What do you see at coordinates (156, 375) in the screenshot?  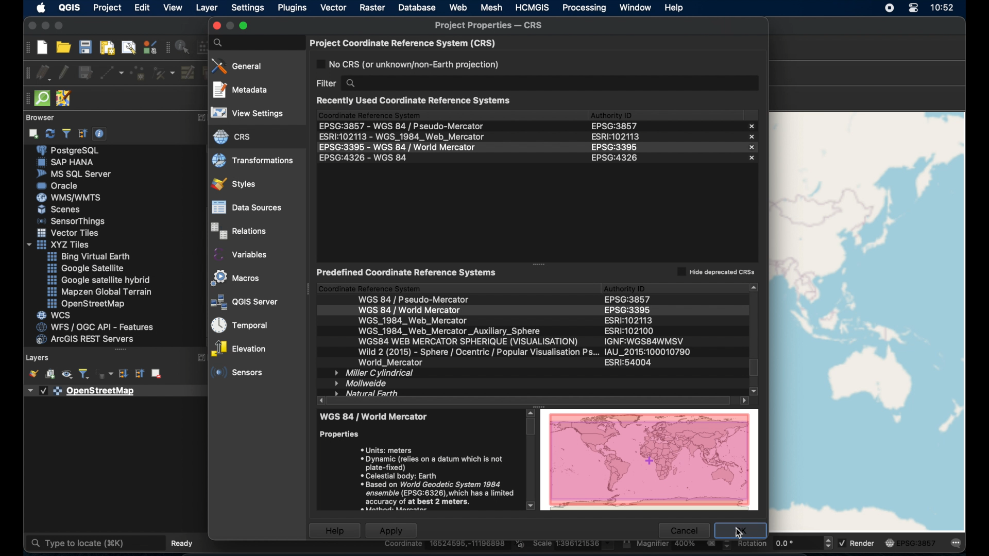 I see `remove layer group` at bounding box center [156, 375].